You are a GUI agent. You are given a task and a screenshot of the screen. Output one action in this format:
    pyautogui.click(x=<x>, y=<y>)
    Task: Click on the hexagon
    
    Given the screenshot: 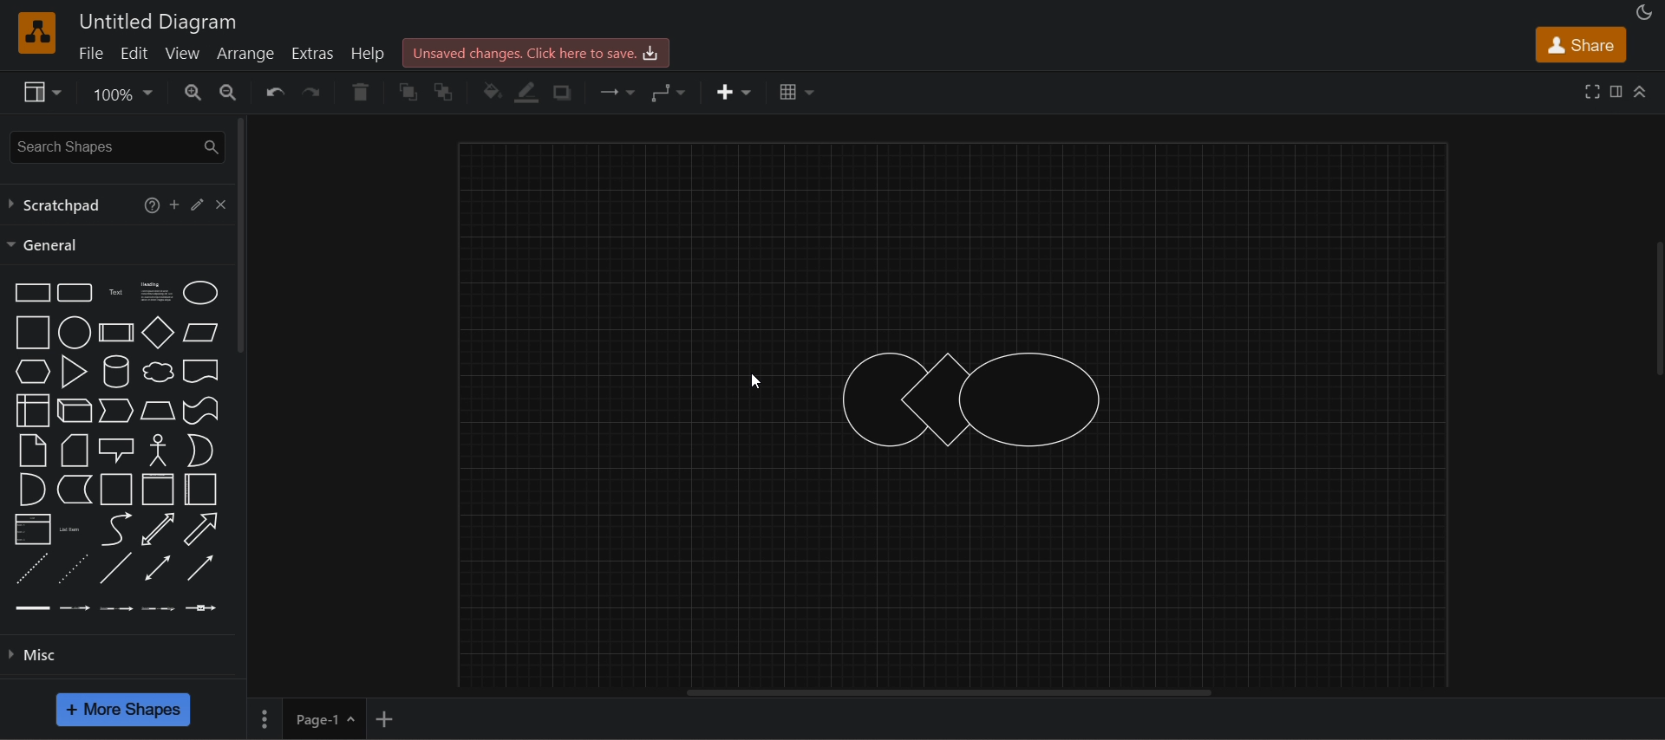 What is the action you would take?
    pyautogui.click(x=30, y=371)
    